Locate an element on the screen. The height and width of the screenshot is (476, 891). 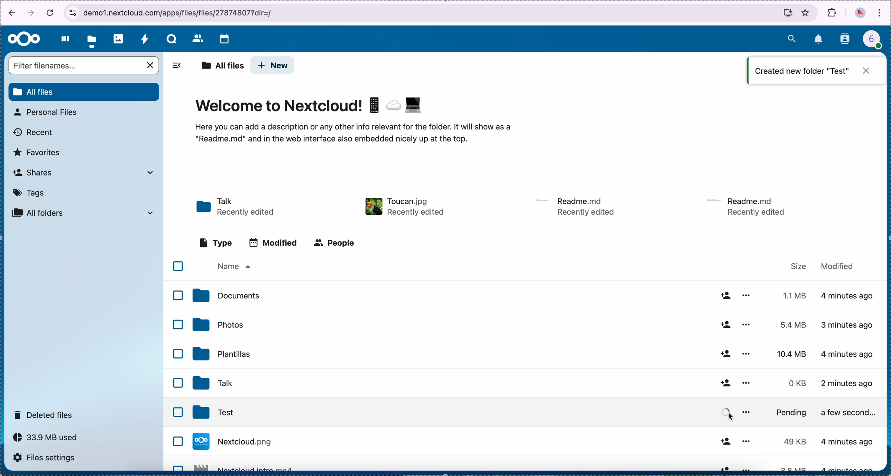
created new folder "Test" is located at coordinates (816, 72).